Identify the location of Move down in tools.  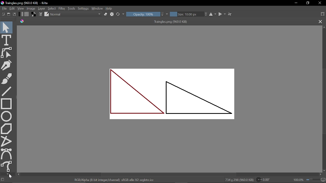
(7, 174).